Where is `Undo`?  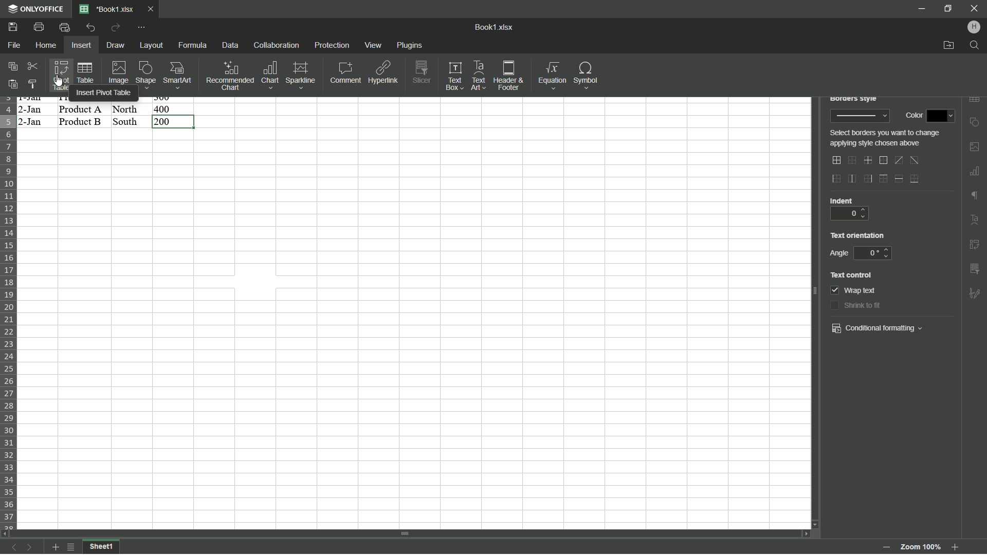 Undo is located at coordinates (92, 27).